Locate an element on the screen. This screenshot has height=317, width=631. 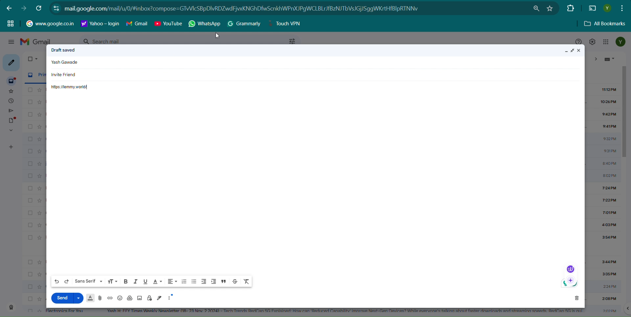
view site information is located at coordinates (56, 8).